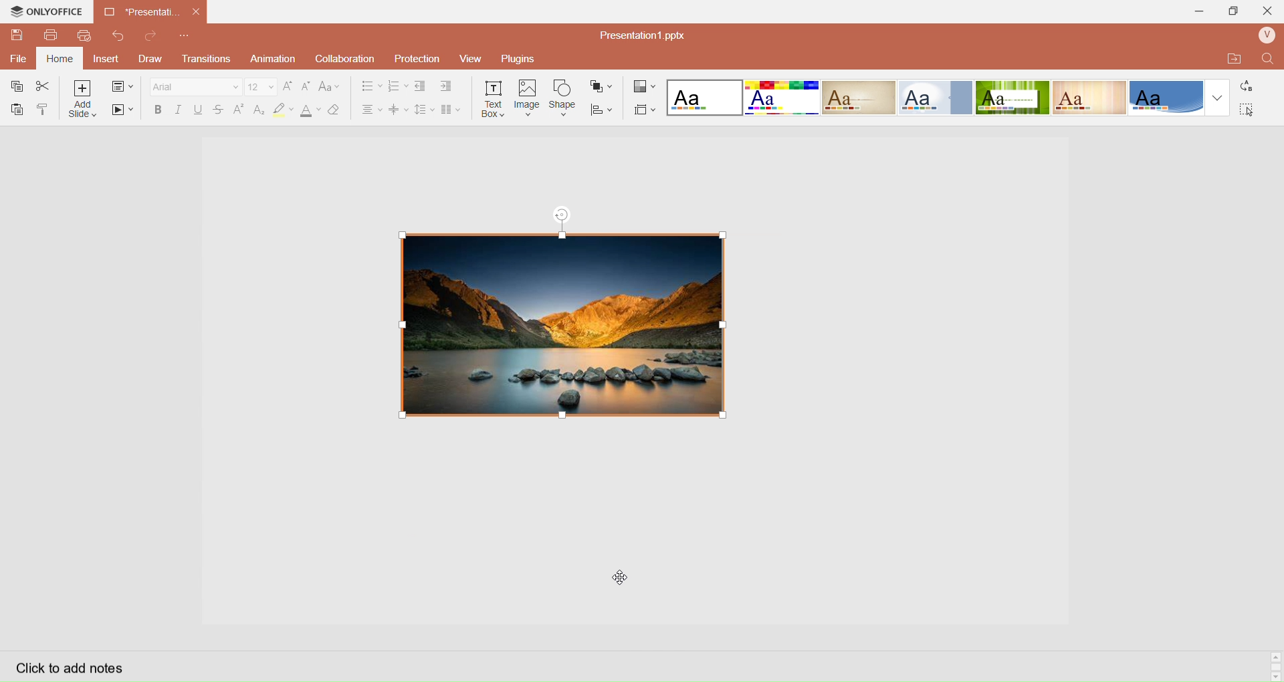 Image resolution: width=1284 pixels, height=682 pixels. What do you see at coordinates (21, 59) in the screenshot?
I see `File` at bounding box center [21, 59].